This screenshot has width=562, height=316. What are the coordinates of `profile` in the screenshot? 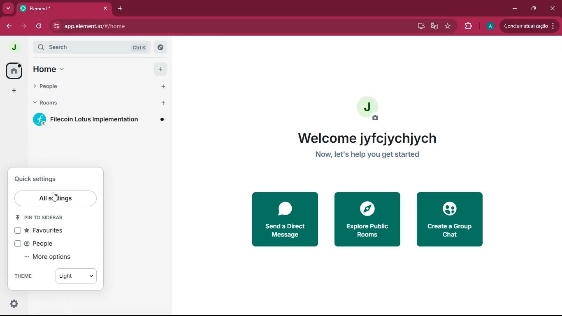 It's located at (491, 26).